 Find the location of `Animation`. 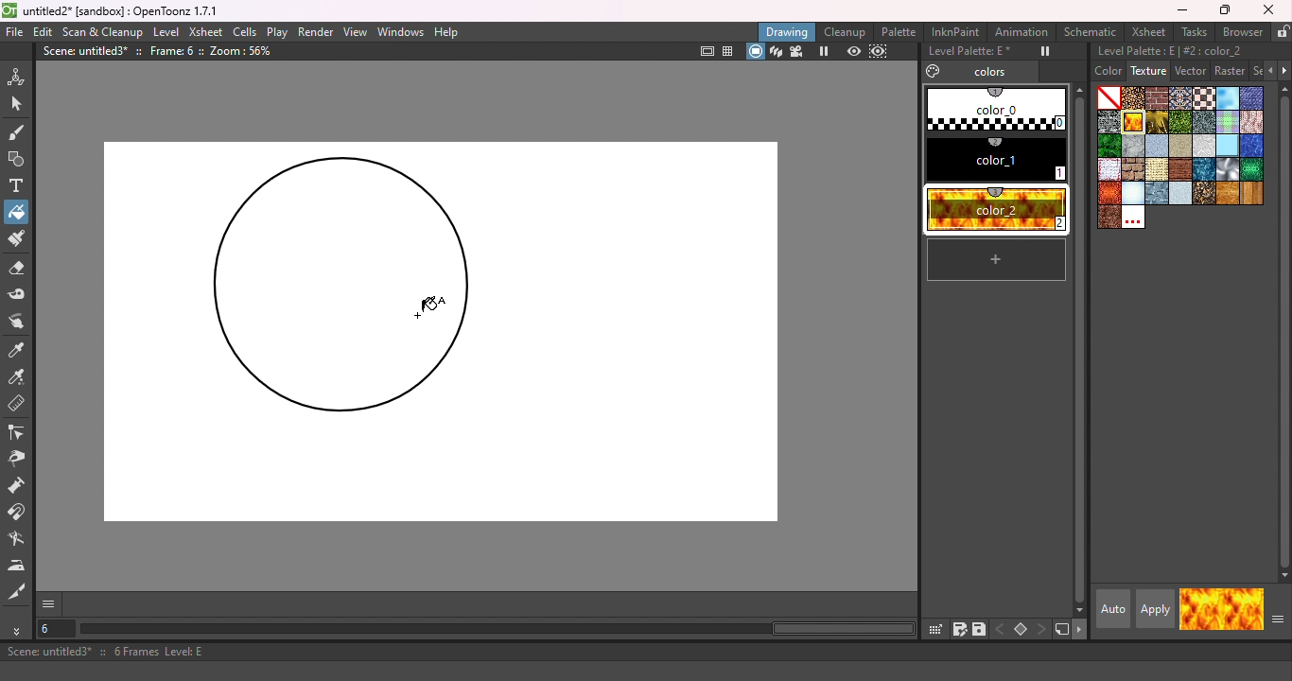

Animation is located at coordinates (1021, 32).